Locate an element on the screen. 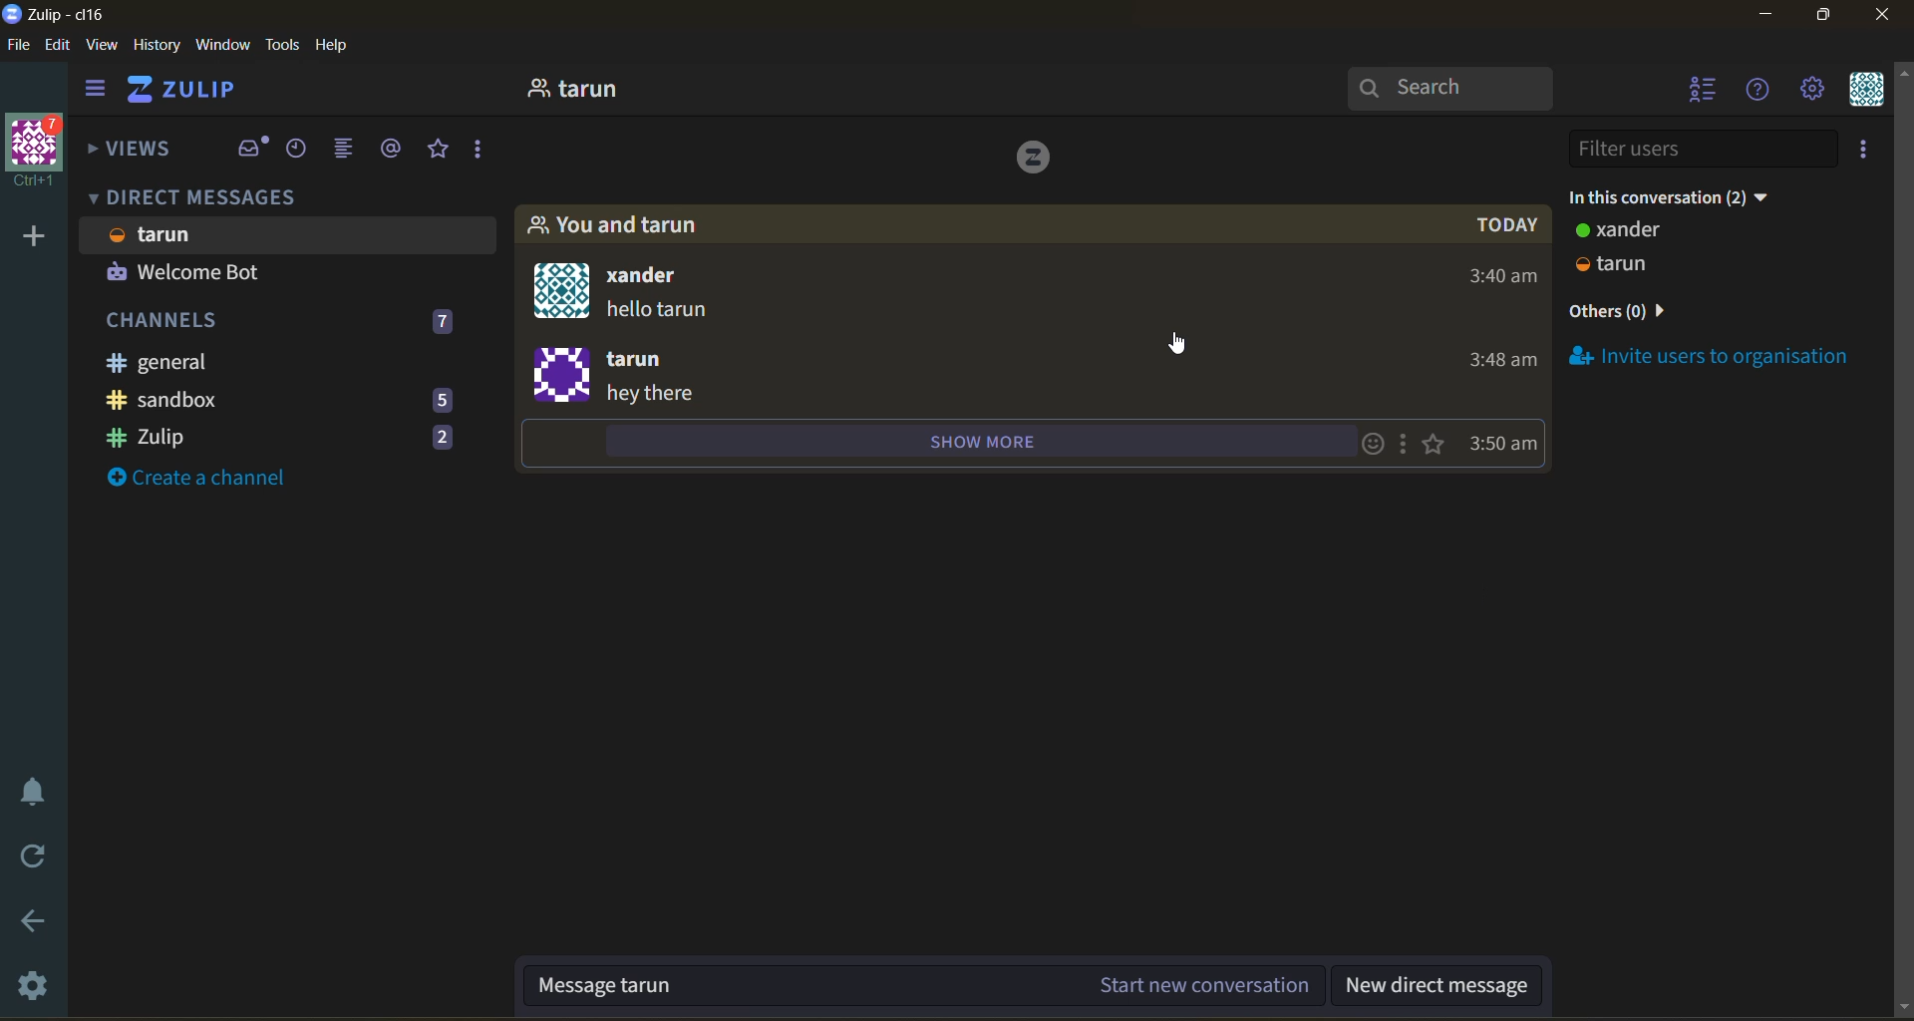 Image resolution: width=1914 pixels, height=1021 pixels. general is located at coordinates (261, 363).